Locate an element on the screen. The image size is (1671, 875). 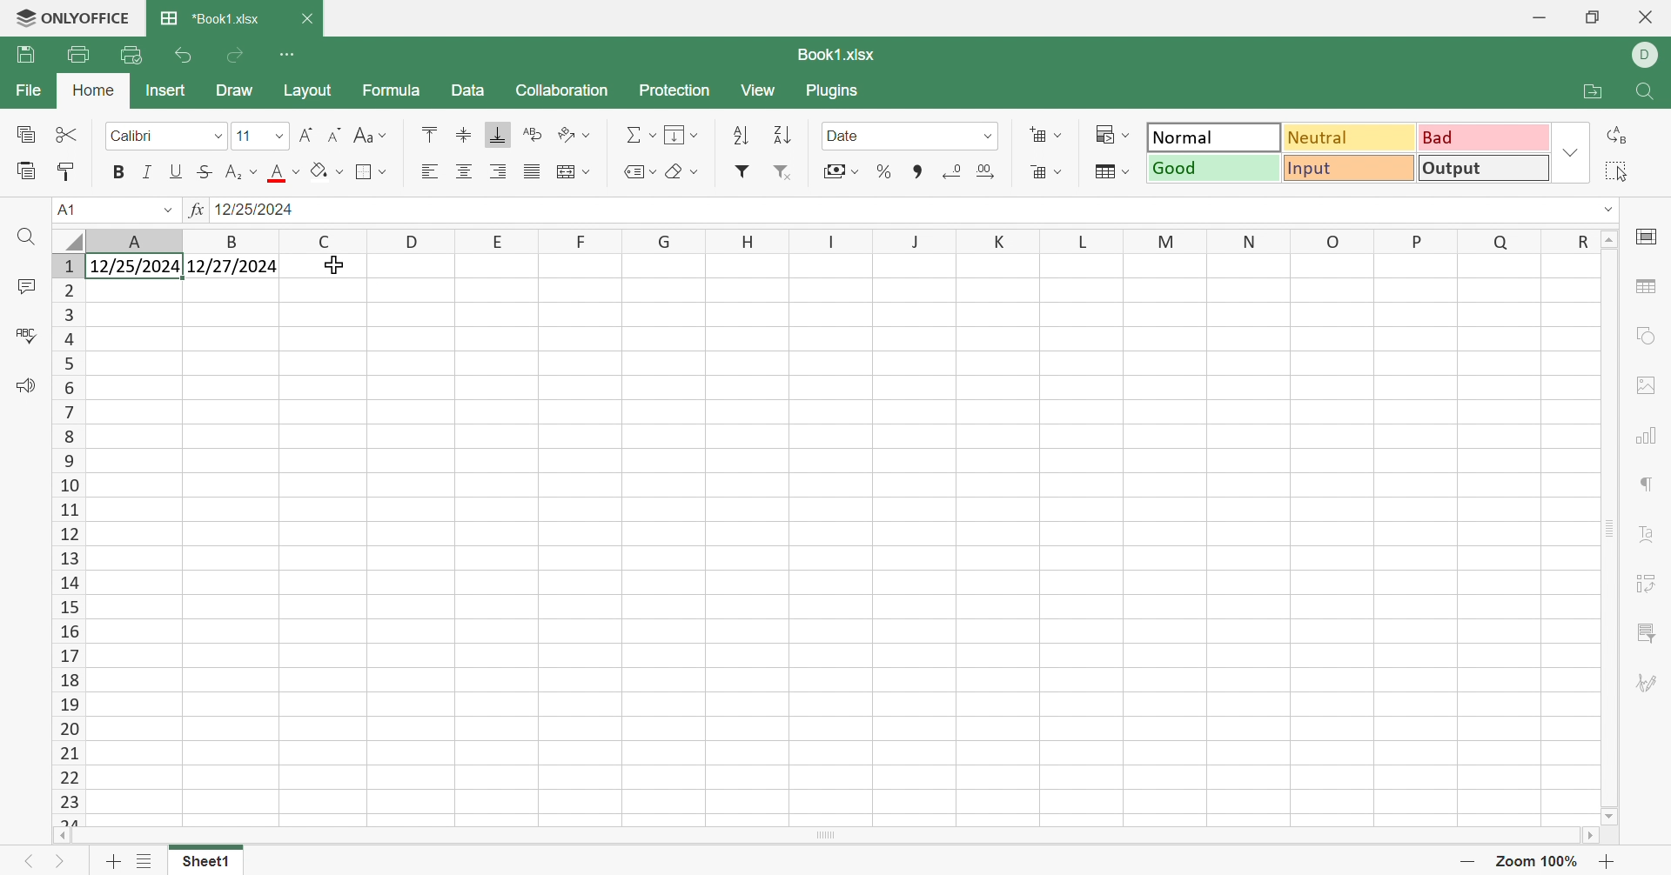
Fill color is located at coordinates (331, 170).